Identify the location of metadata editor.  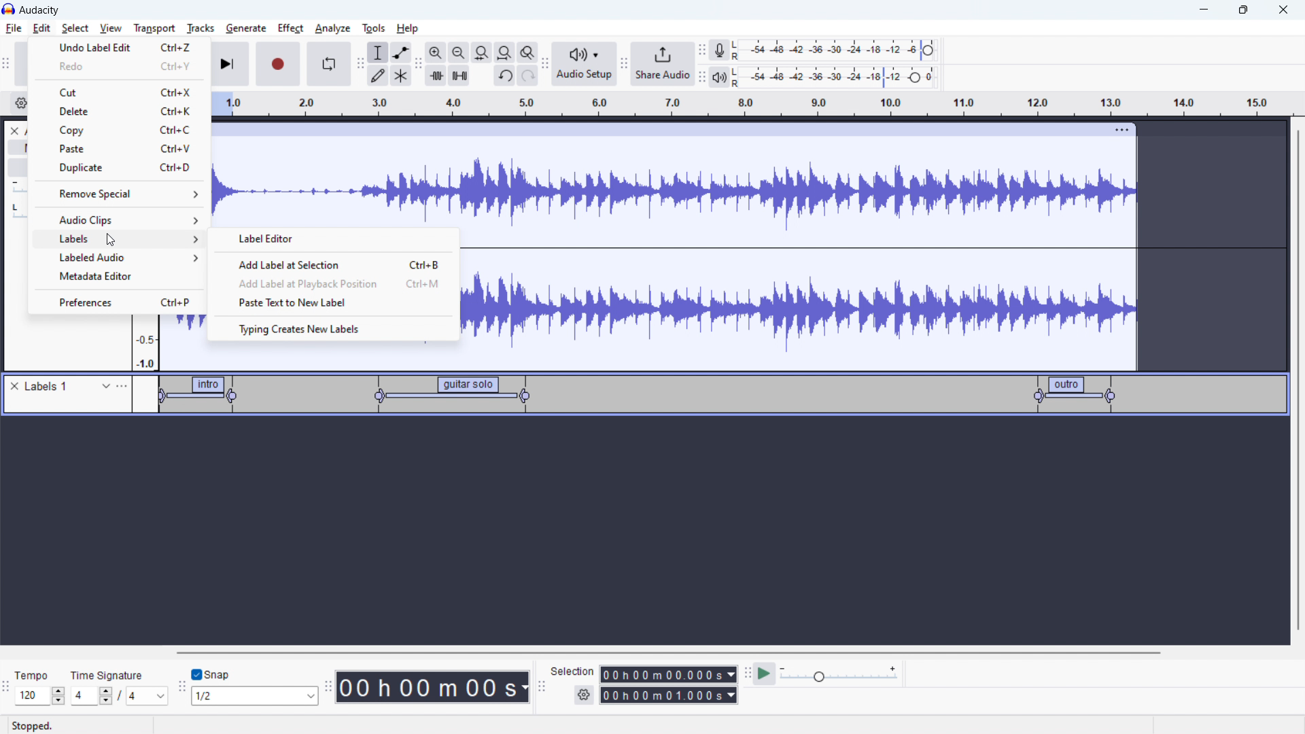
(118, 278).